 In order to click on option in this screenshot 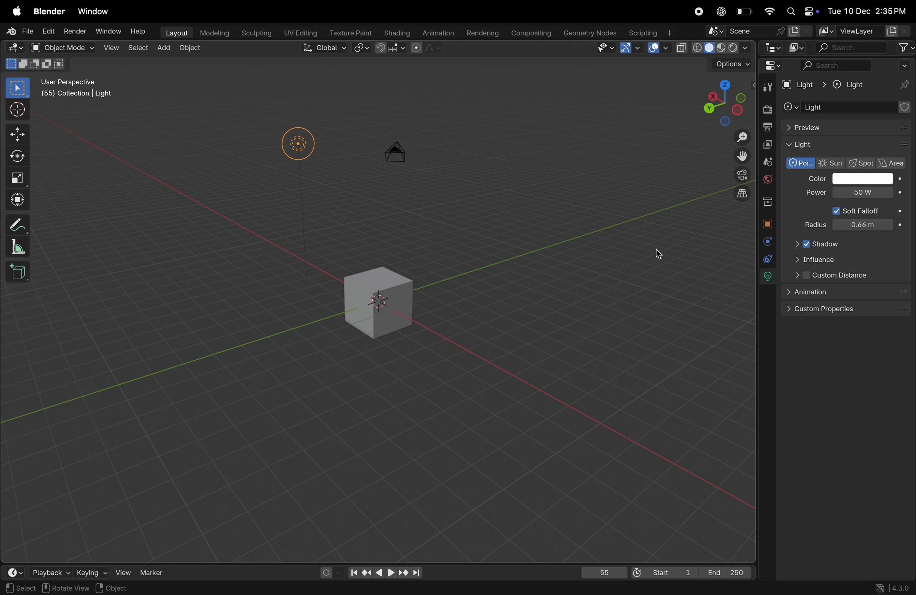, I will do `click(730, 64)`.